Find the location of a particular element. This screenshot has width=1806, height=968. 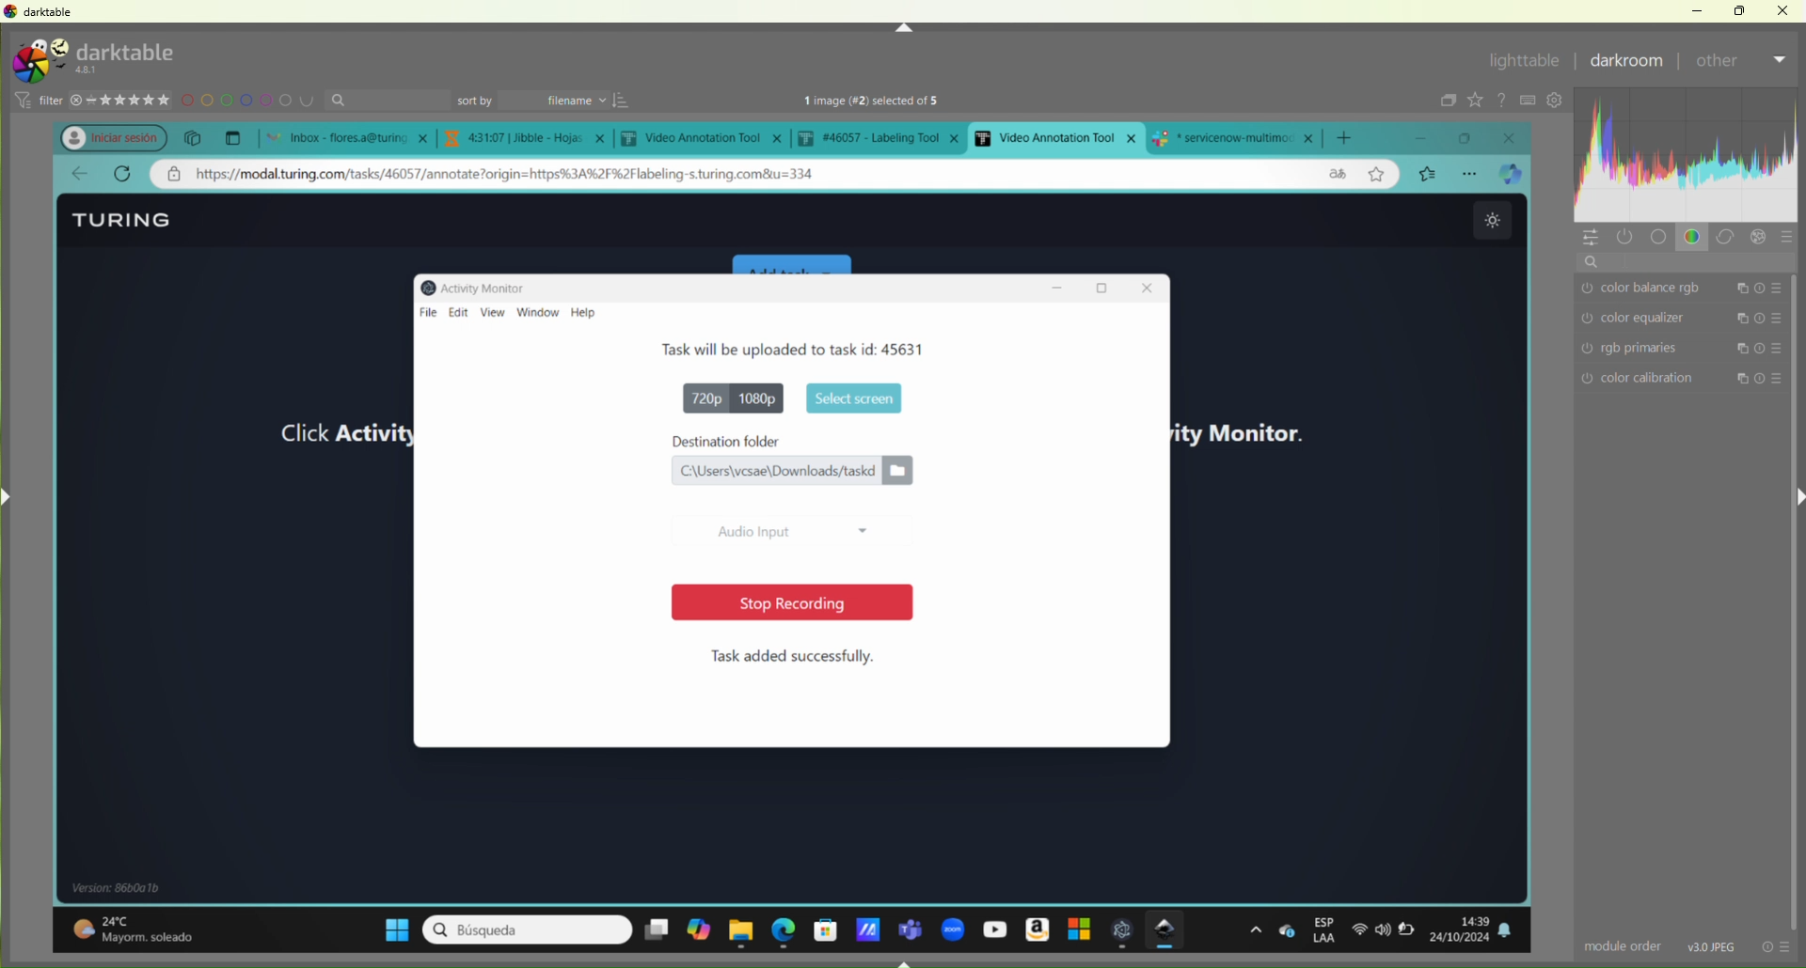

Restore Down is located at coordinates (1740, 11).